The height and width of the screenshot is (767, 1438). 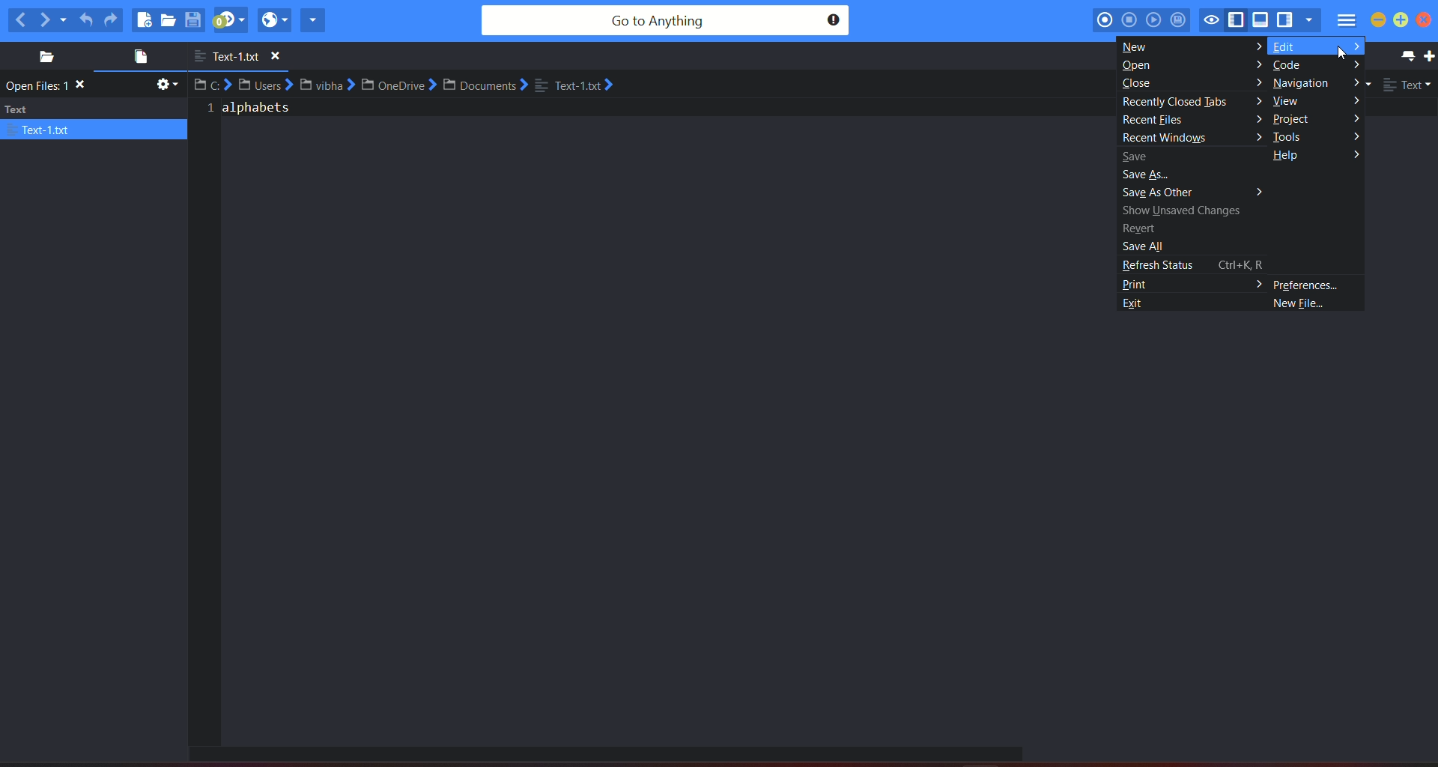 What do you see at coordinates (1358, 118) in the screenshot?
I see `More` at bounding box center [1358, 118].